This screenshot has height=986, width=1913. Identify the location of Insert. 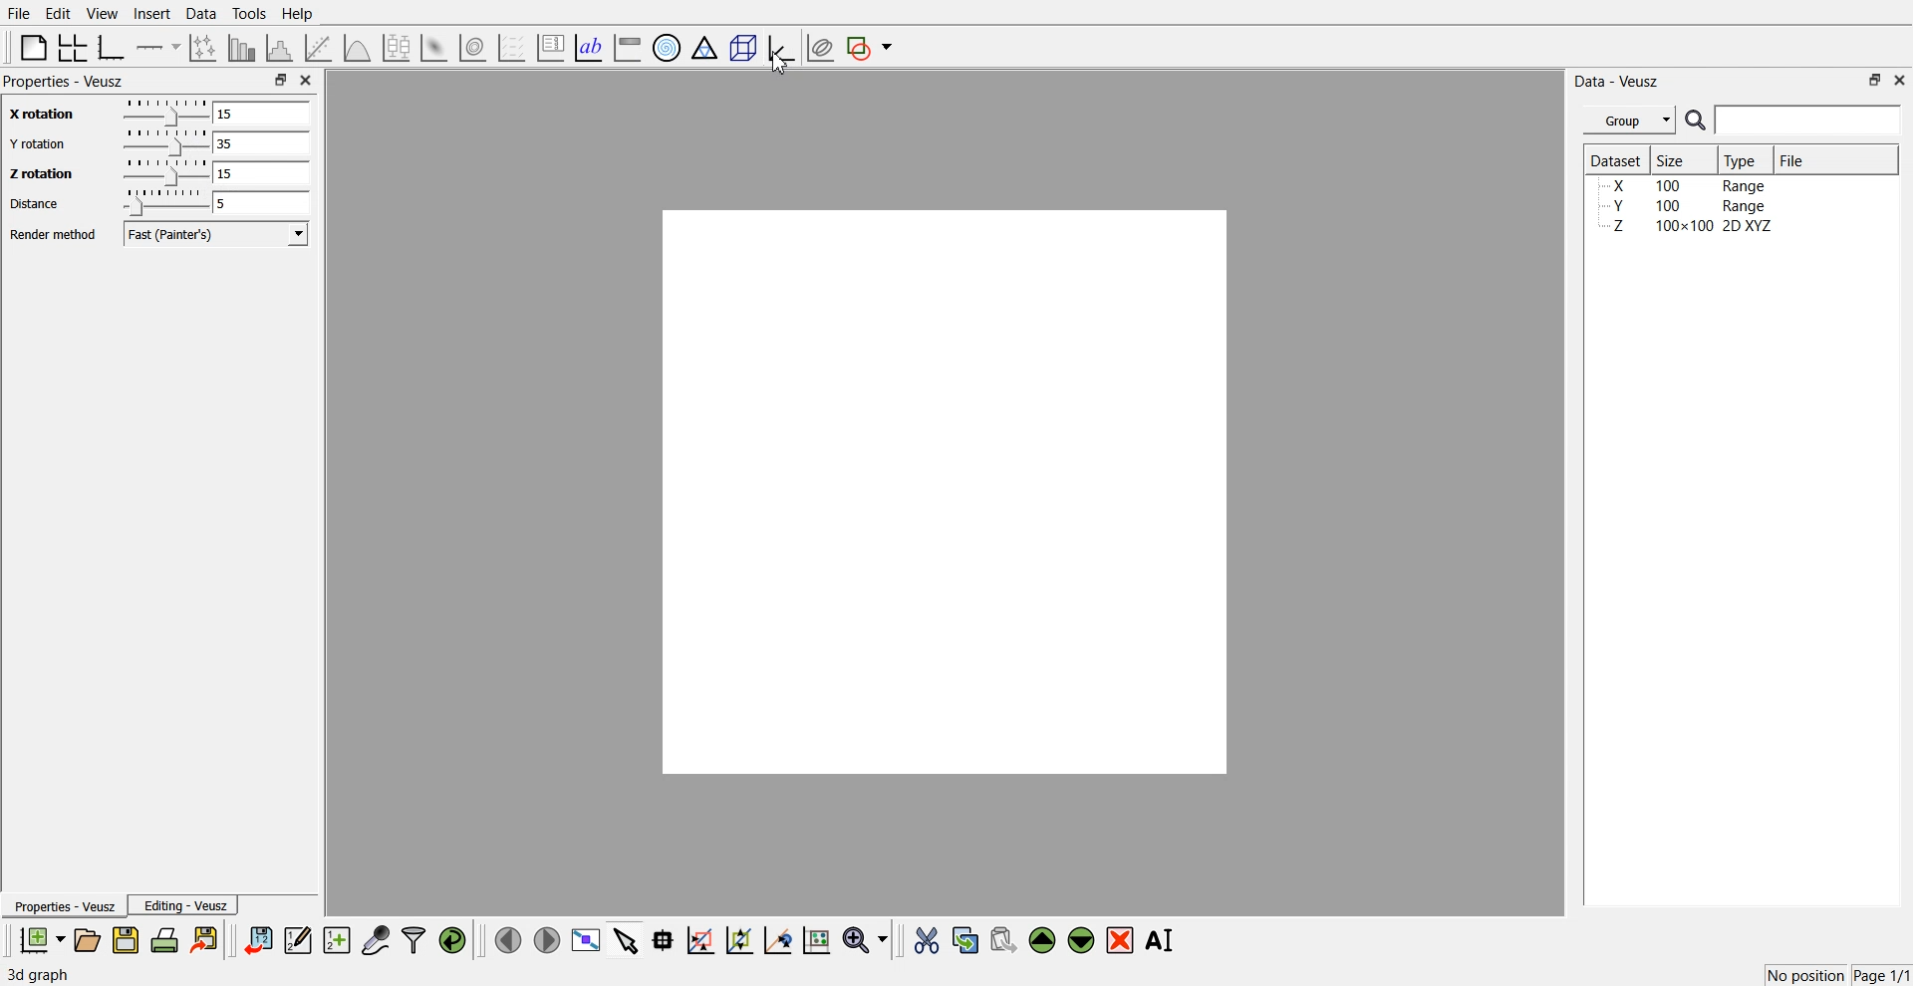
(151, 13).